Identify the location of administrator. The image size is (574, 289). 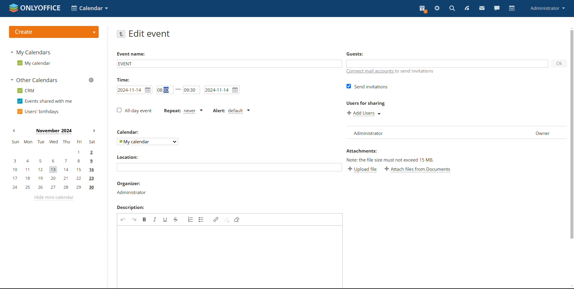
(548, 8).